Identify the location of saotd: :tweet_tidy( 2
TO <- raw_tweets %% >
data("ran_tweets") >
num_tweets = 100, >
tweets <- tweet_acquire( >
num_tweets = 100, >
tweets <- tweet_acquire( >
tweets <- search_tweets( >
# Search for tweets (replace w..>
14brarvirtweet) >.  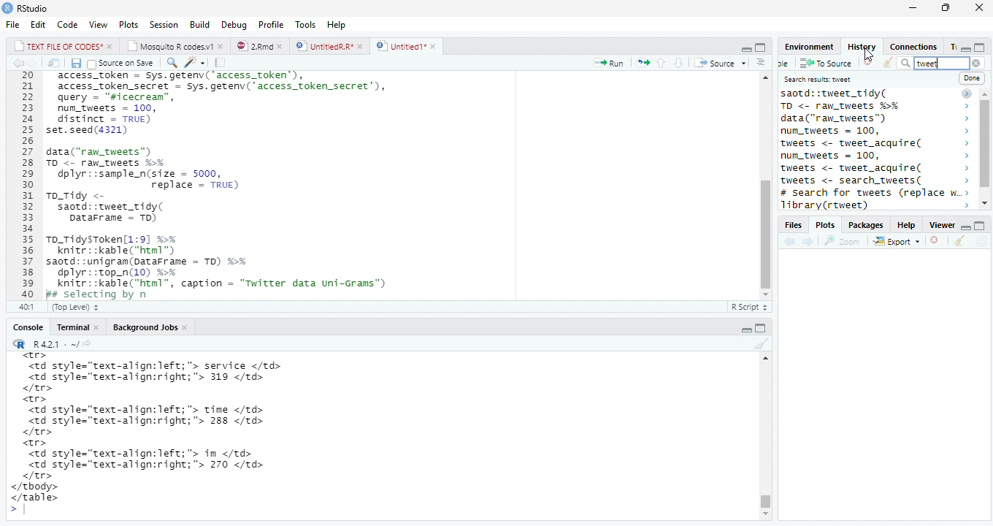
(875, 148).